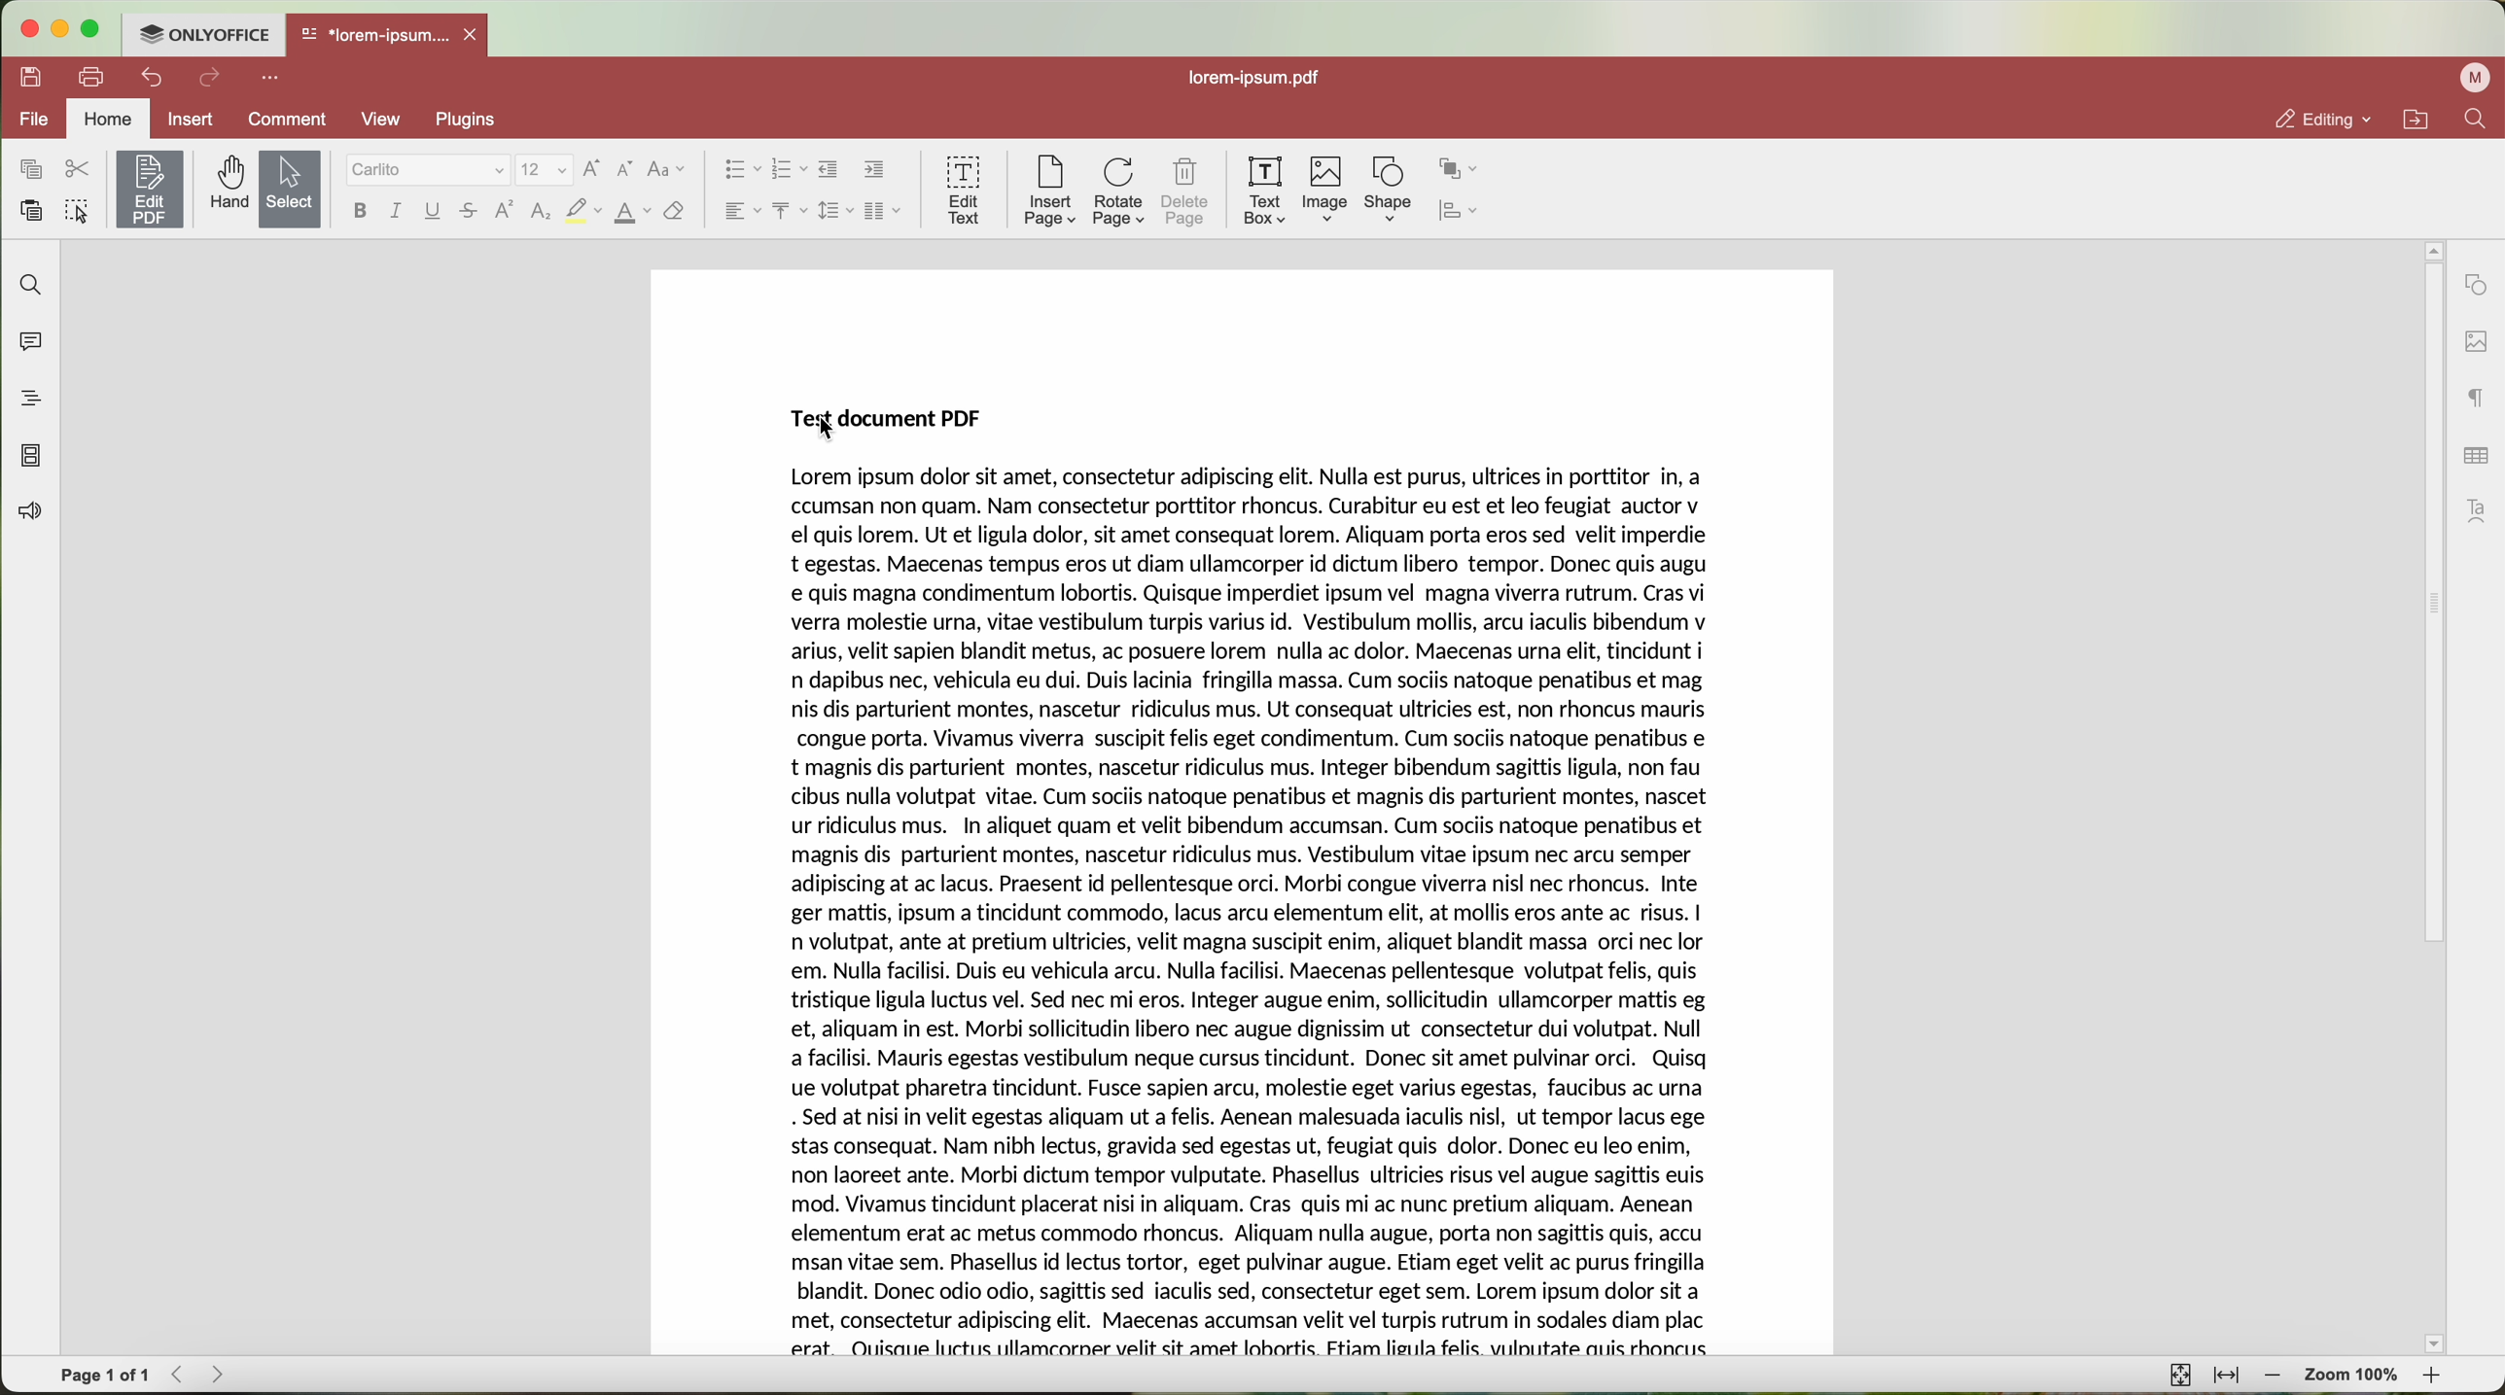 The height and width of the screenshot is (1395, 2505). I want to click on scrollbar, so click(2431, 790).